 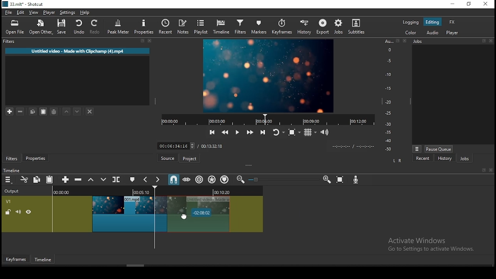 I want to click on timeline, so click(x=221, y=27).